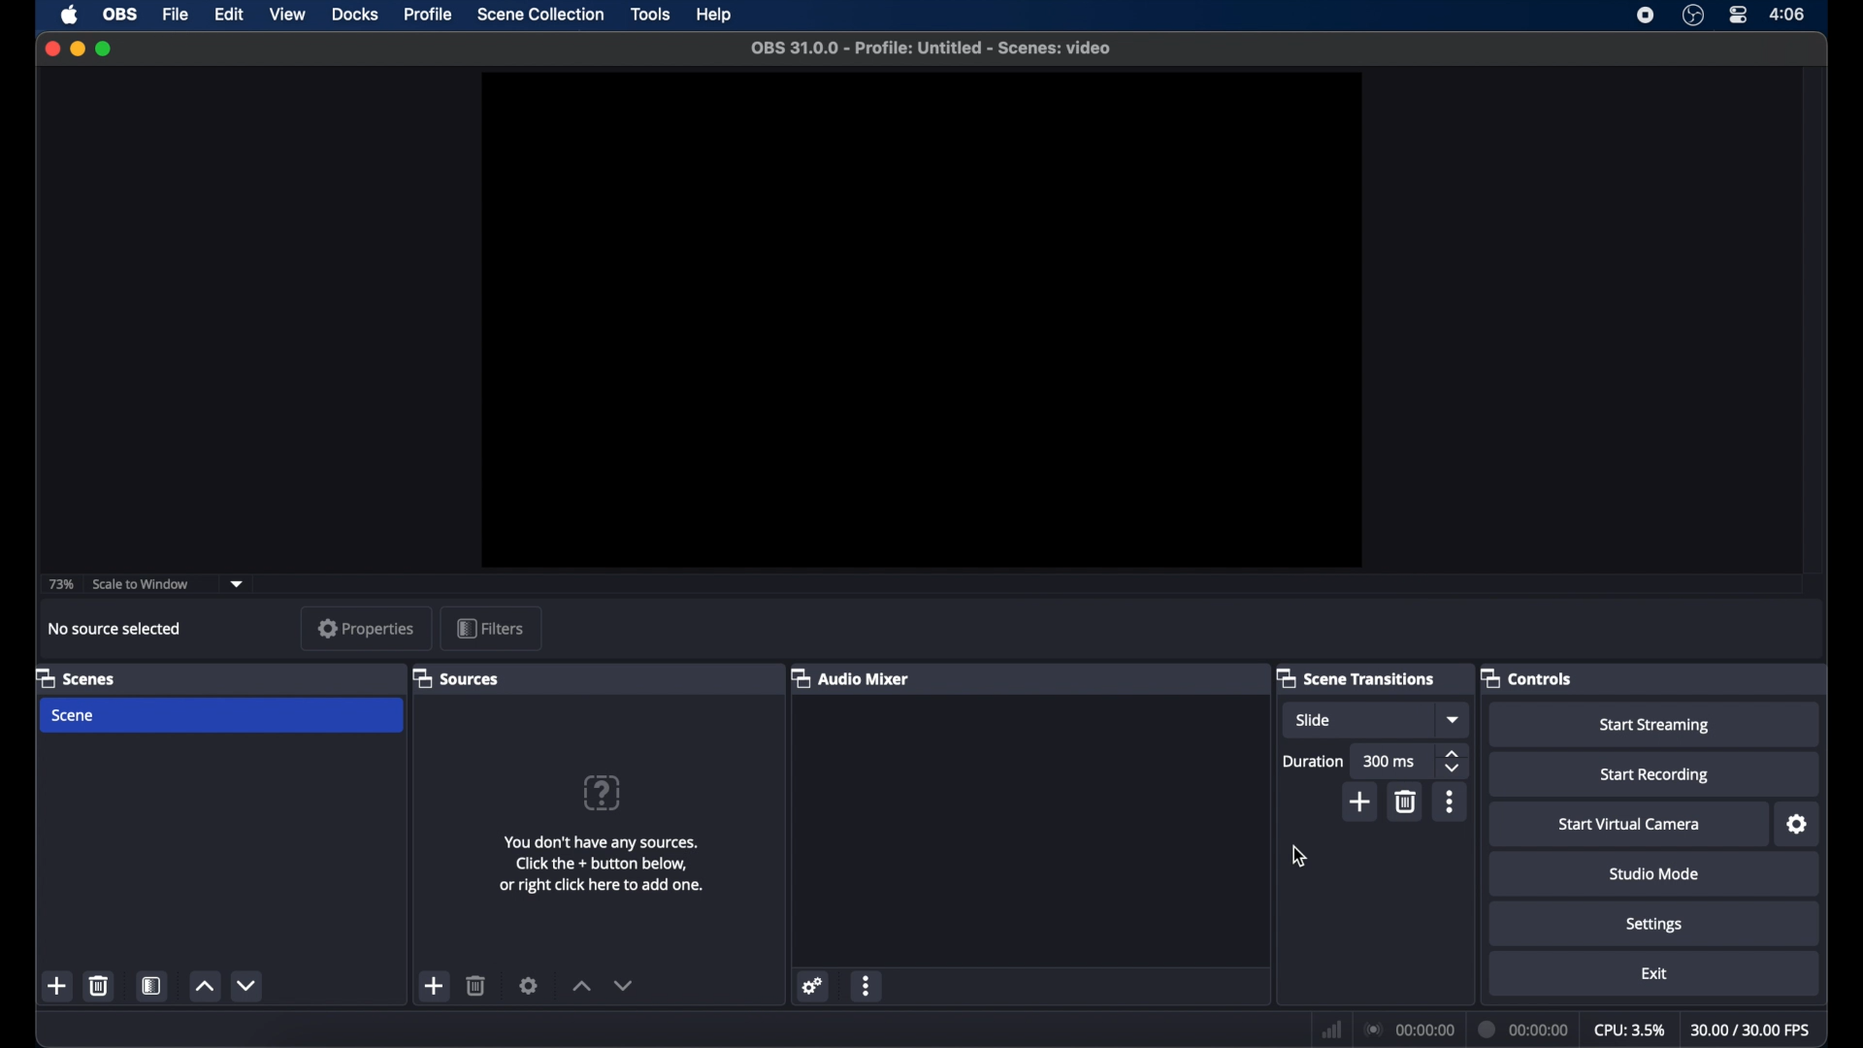 This screenshot has width=1863, height=1048. I want to click on more options, so click(867, 985).